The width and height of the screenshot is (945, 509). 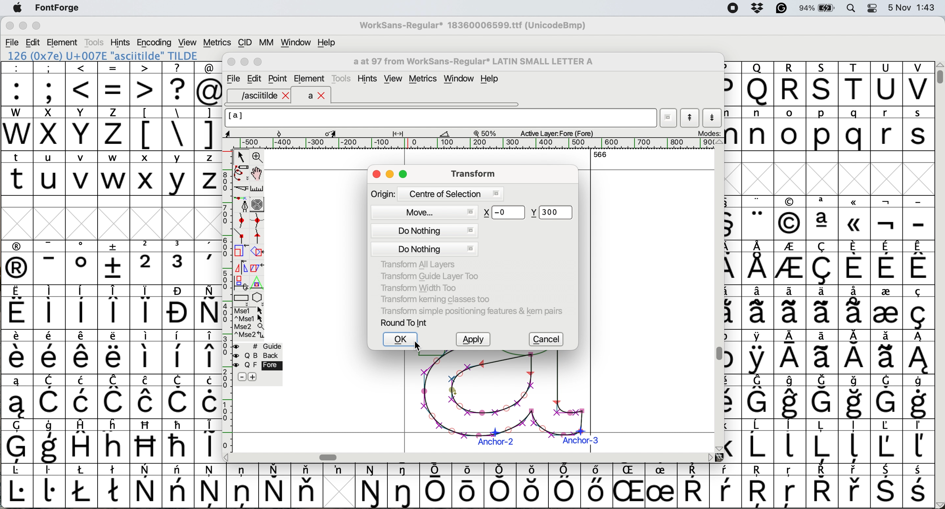 What do you see at coordinates (82, 174) in the screenshot?
I see `v` at bounding box center [82, 174].